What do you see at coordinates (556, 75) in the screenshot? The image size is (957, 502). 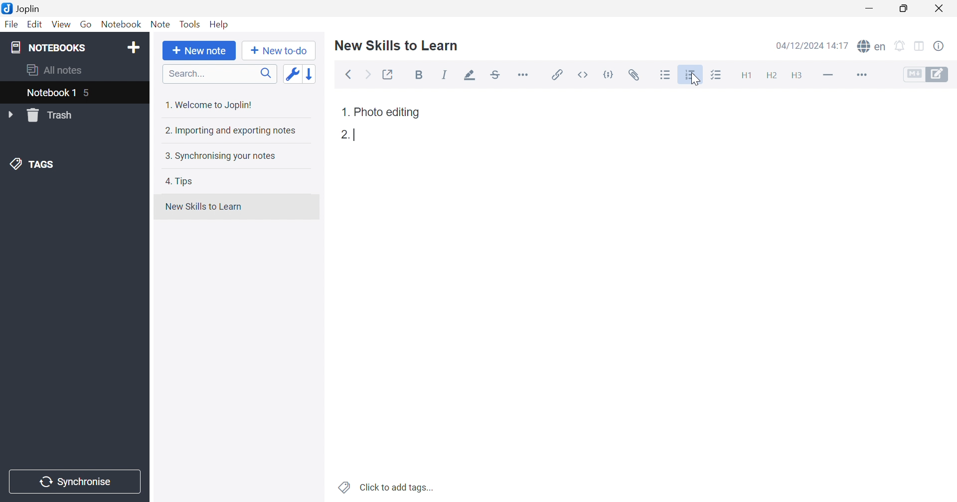 I see `Insert/edit link` at bounding box center [556, 75].